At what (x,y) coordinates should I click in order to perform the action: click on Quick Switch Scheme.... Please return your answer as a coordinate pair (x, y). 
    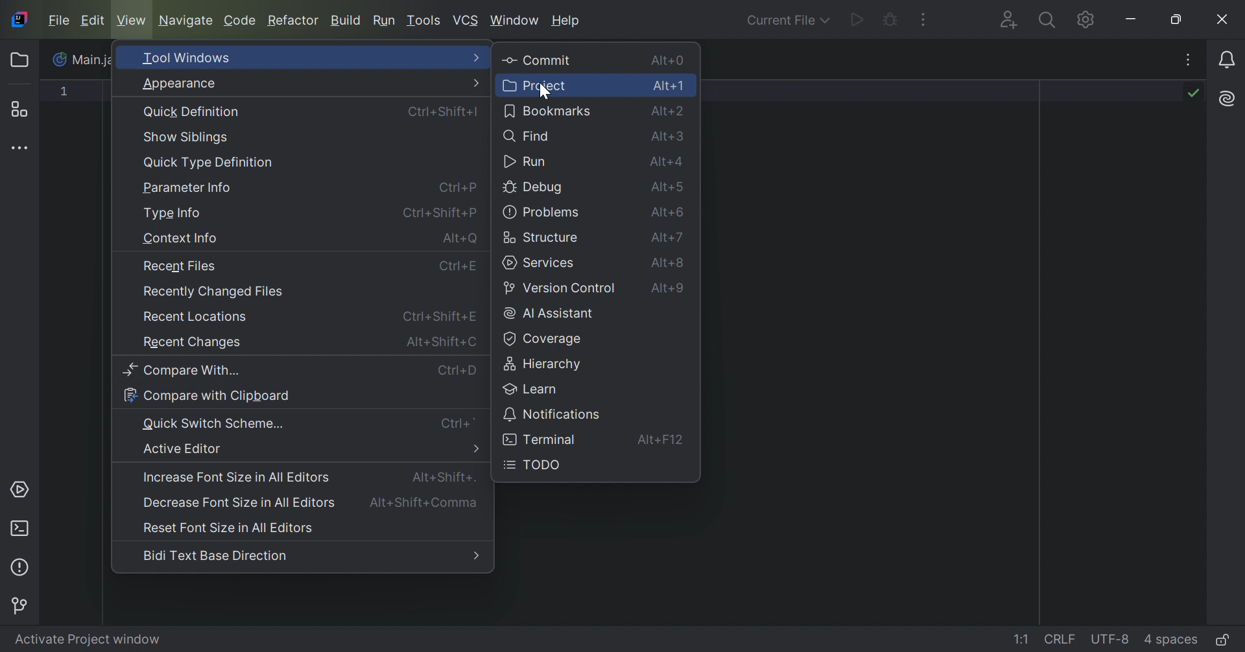
    Looking at the image, I should click on (213, 423).